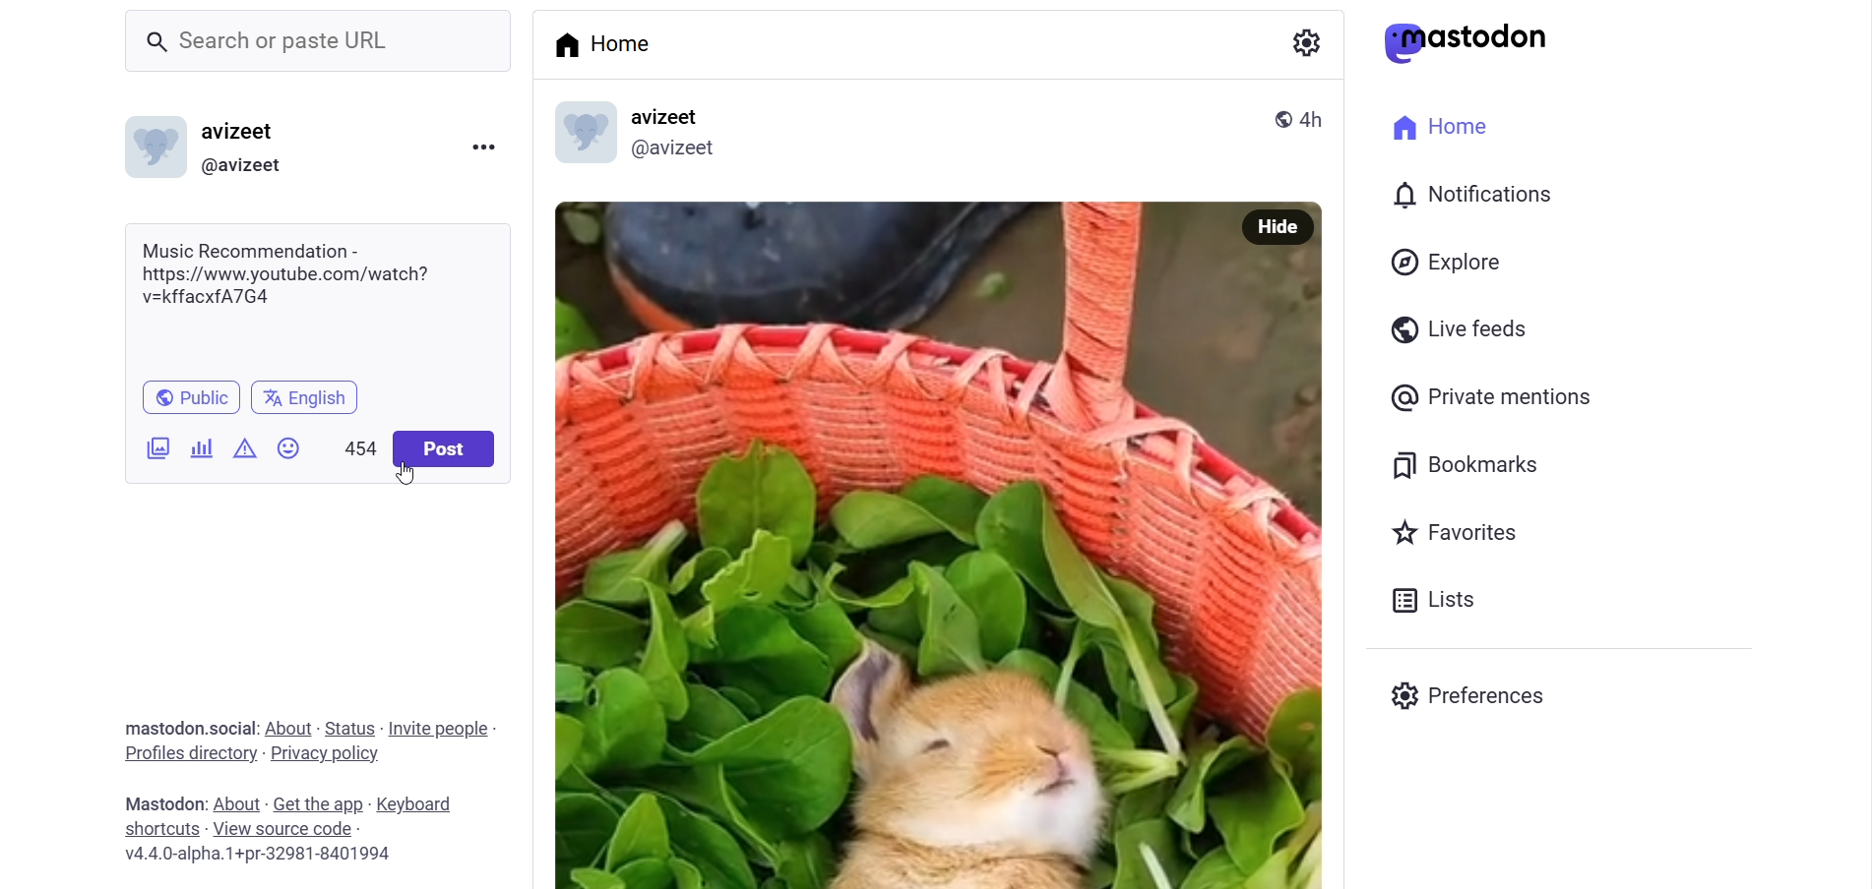 The image size is (1872, 889). I want to click on about, so click(239, 801).